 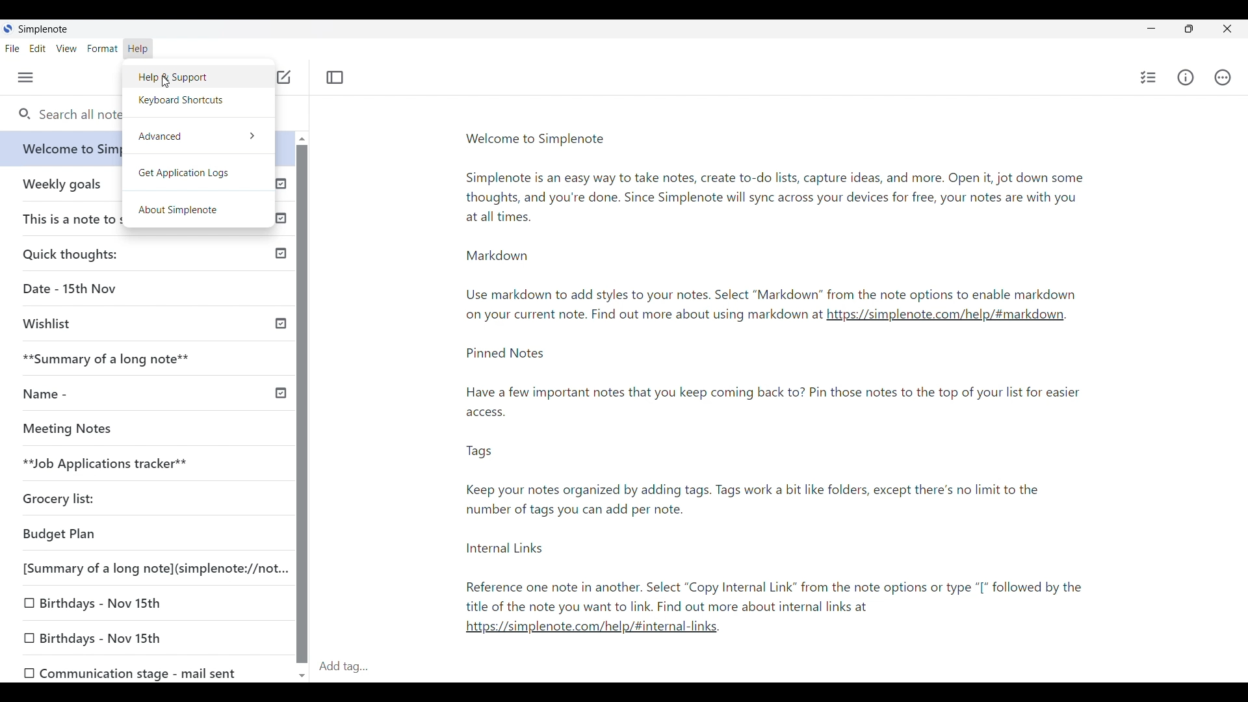 I want to click on Advanced , so click(x=198, y=135).